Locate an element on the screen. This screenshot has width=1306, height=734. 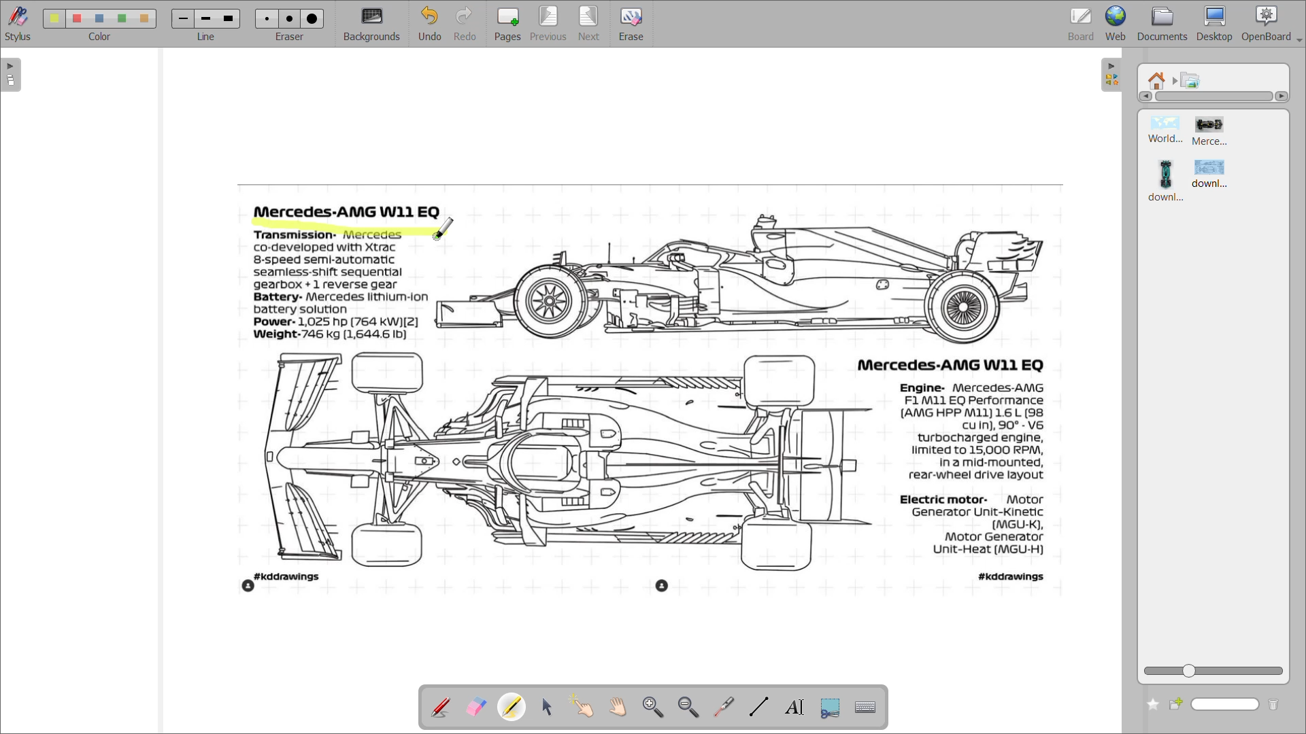
root is located at coordinates (1157, 82).